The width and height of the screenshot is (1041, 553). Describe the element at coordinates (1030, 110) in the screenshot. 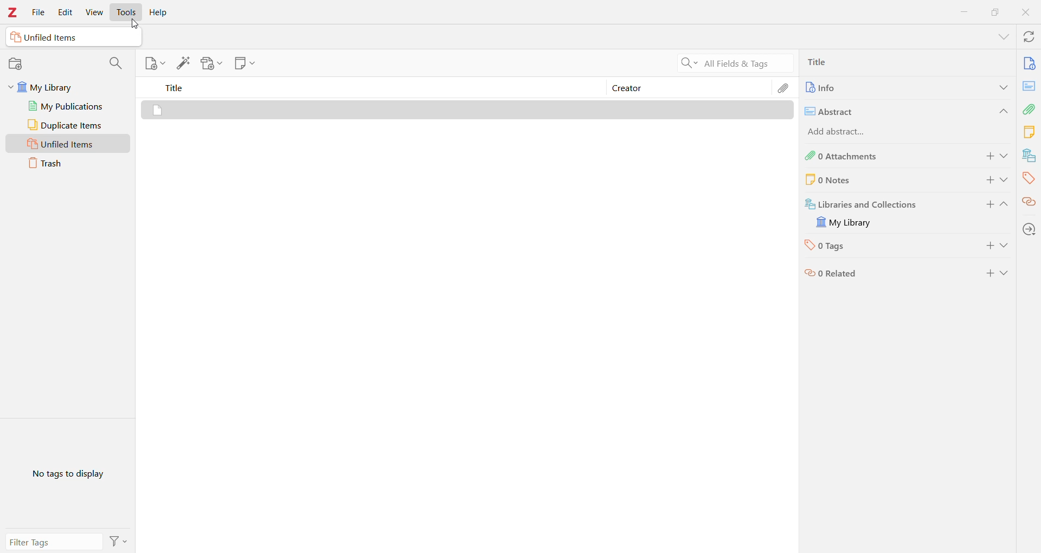

I see `Attachments` at that location.